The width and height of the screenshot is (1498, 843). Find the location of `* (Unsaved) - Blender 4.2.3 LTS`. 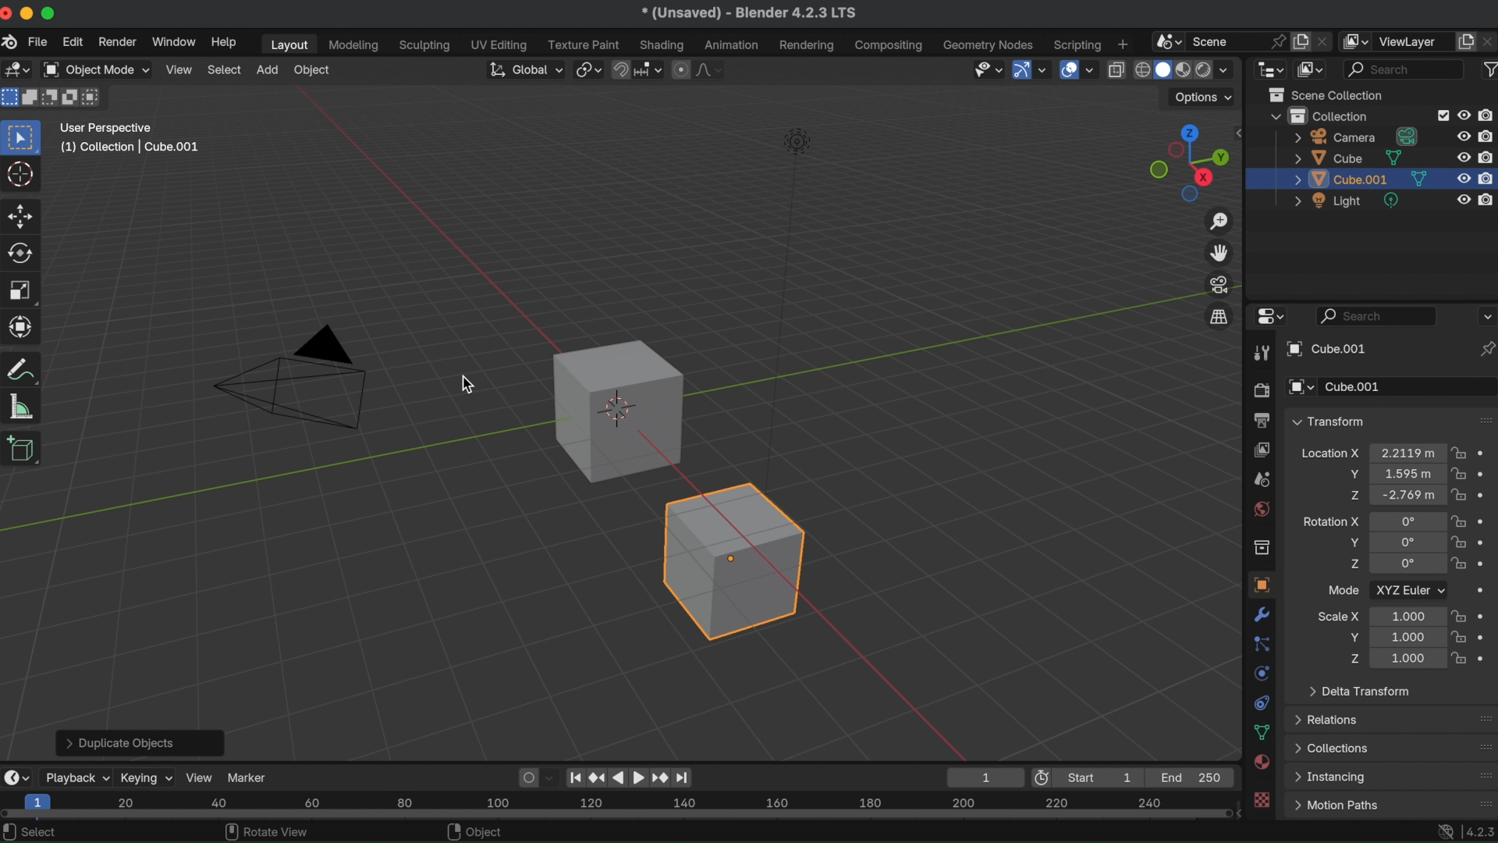

* (Unsaved) - Blender 4.2.3 LTS is located at coordinates (748, 14).